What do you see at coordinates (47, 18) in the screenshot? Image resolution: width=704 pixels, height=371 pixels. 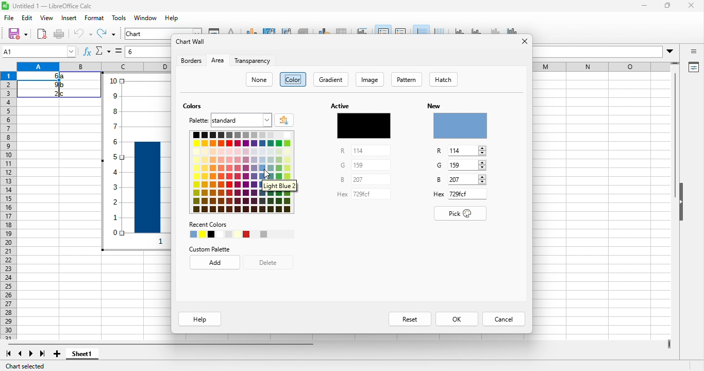 I see `view` at bounding box center [47, 18].